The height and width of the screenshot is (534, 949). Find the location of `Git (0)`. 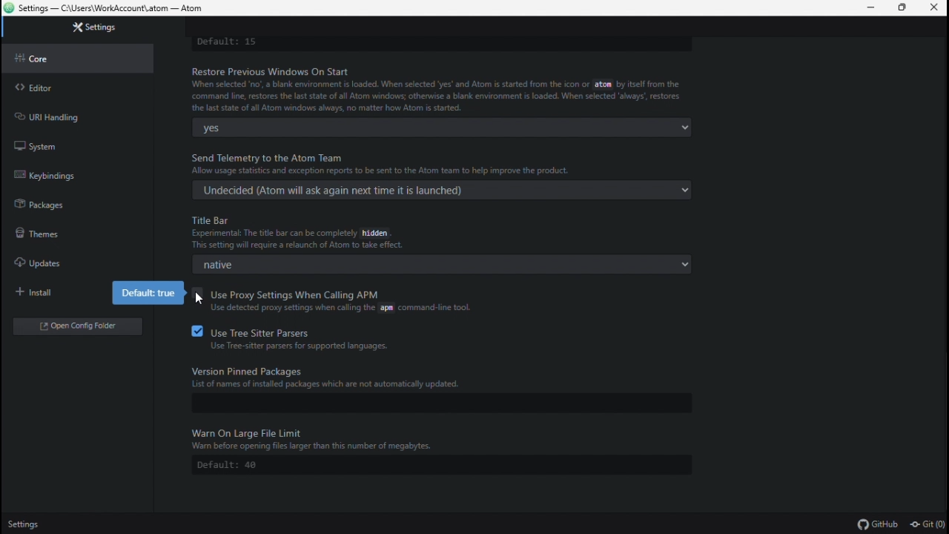

Git (0) is located at coordinates (927, 524).